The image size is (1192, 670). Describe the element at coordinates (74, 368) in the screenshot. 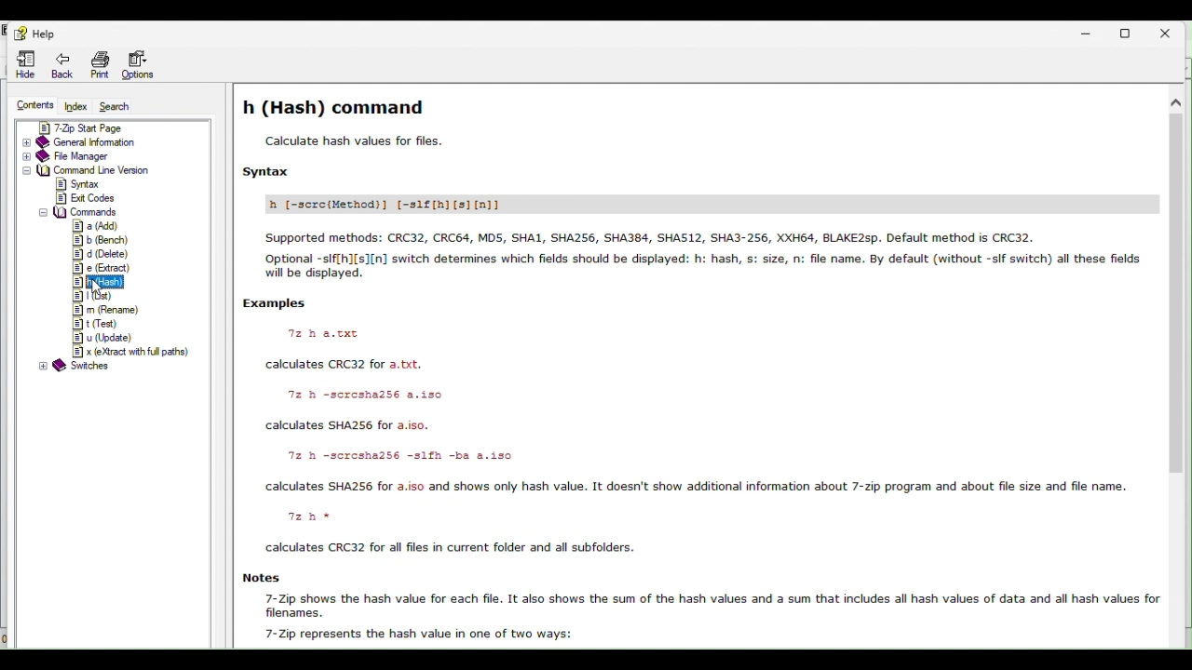

I see `switches` at that location.